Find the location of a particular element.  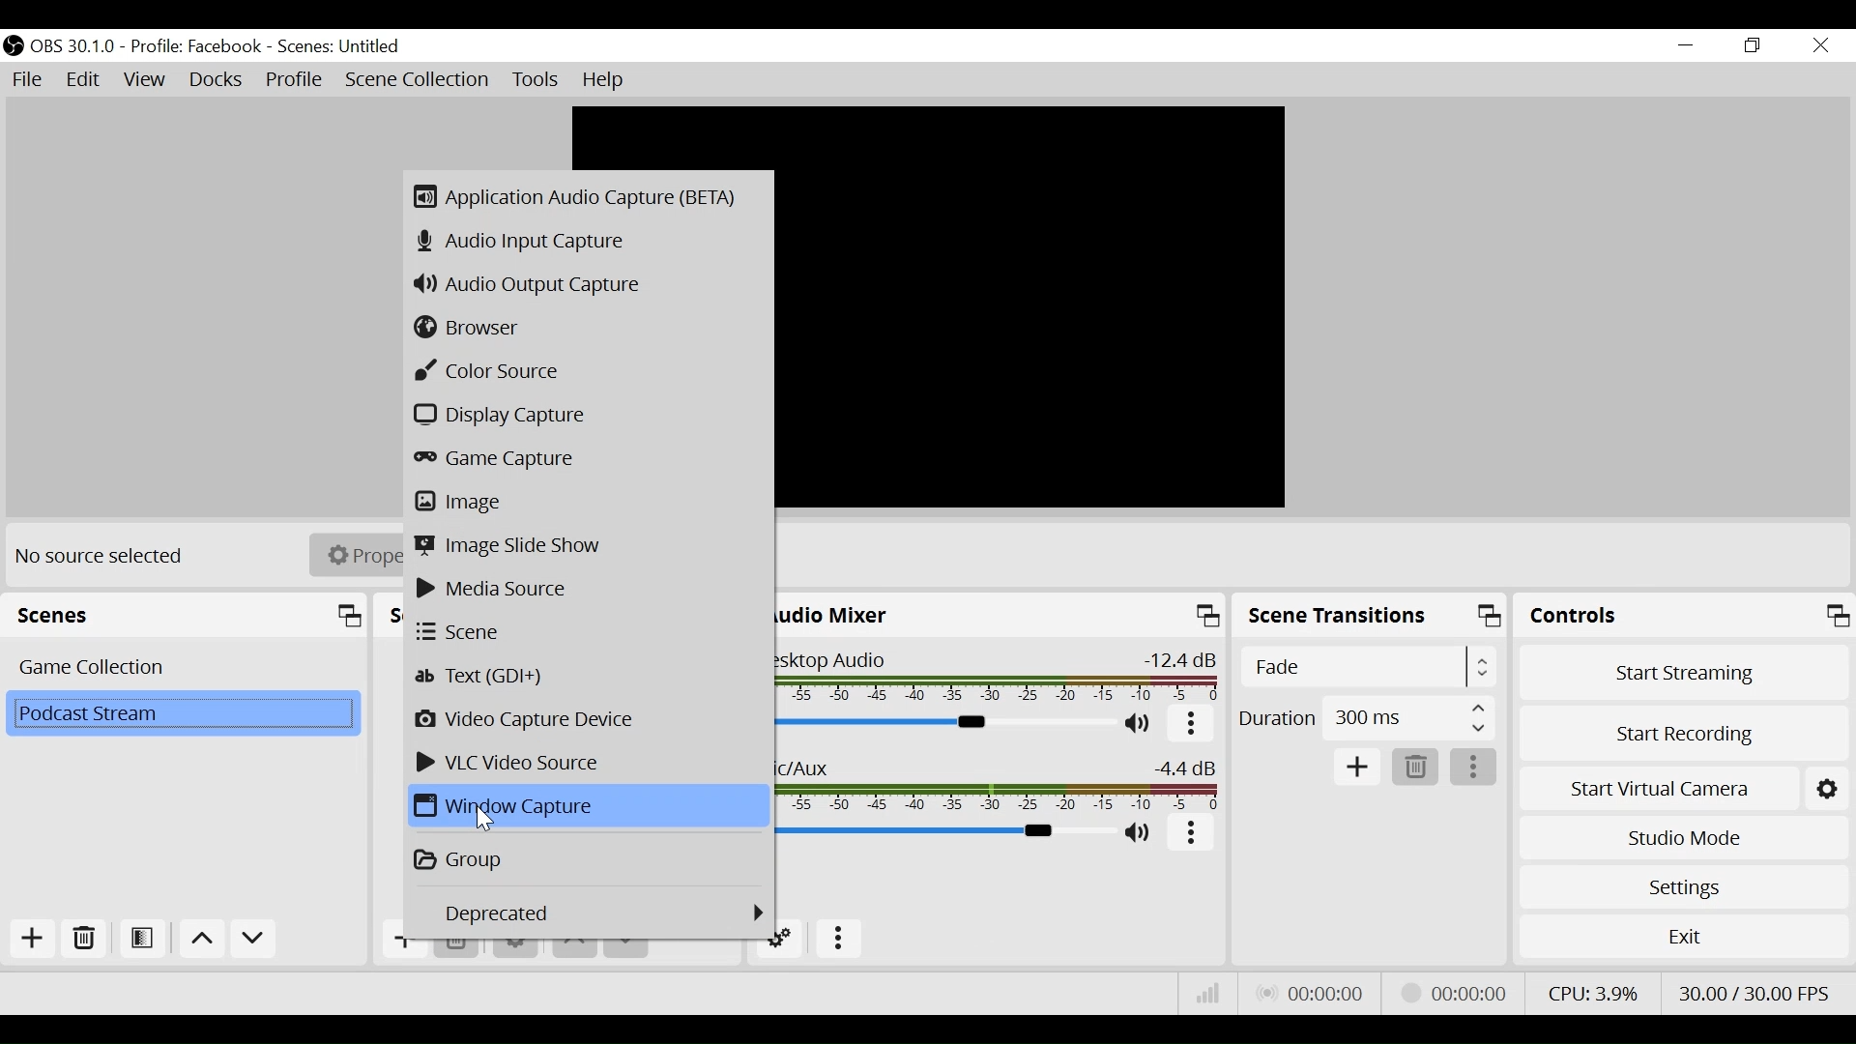

Groups is located at coordinates (588, 857).